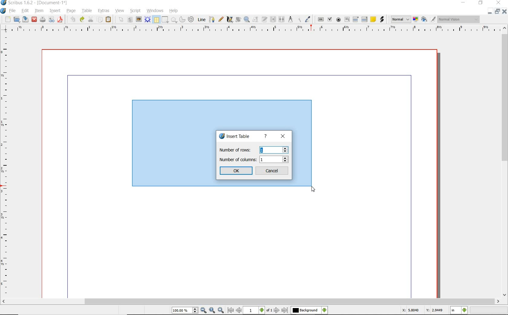 The width and height of the screenshot is (508, 315). What do you see at coordinates (254, 159) in the screenshot?
I see `number of columns` at bounding box center [254, 159].